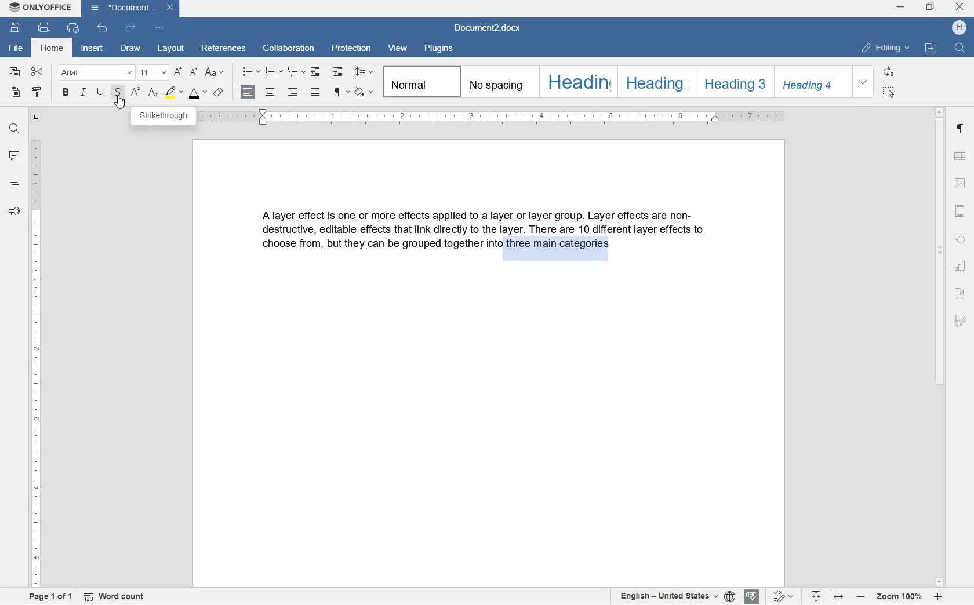 This screenshot has height=605, width=974. I want to click on font name, so click(95, 72).